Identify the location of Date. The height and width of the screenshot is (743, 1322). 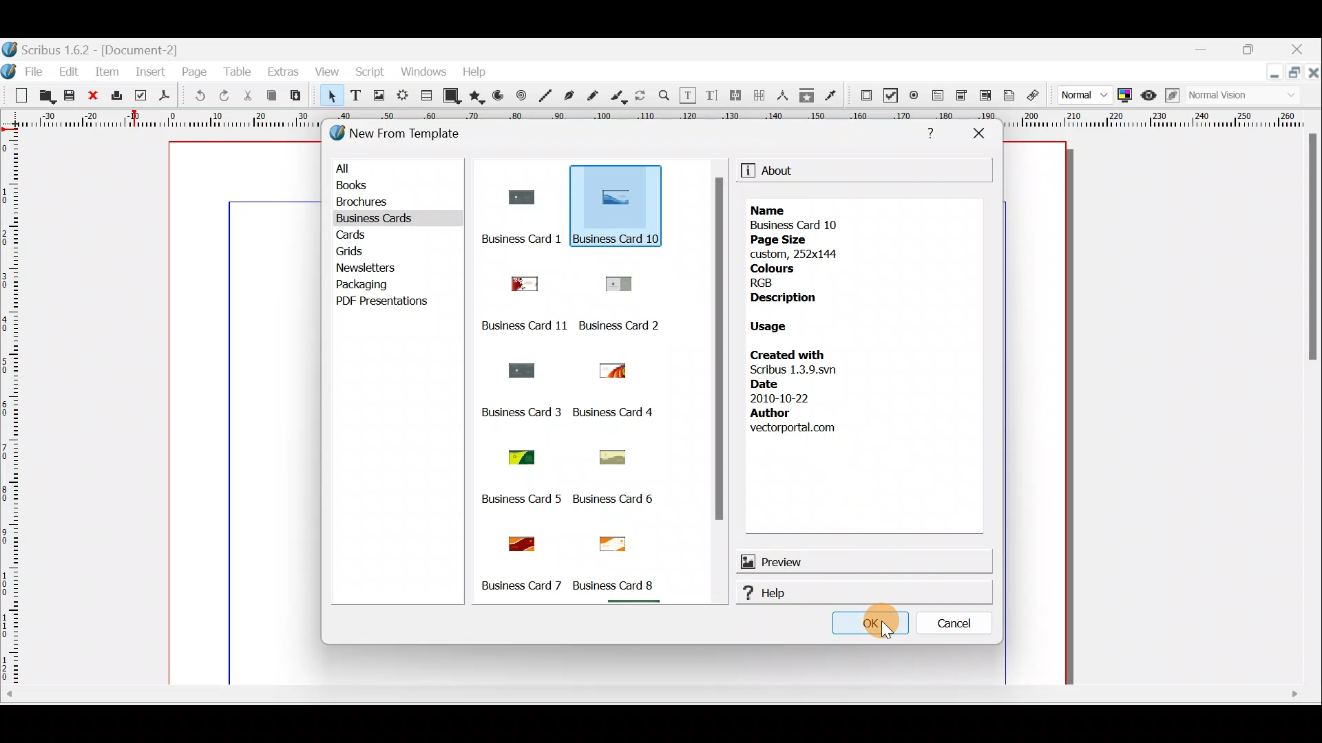
(766, 384).